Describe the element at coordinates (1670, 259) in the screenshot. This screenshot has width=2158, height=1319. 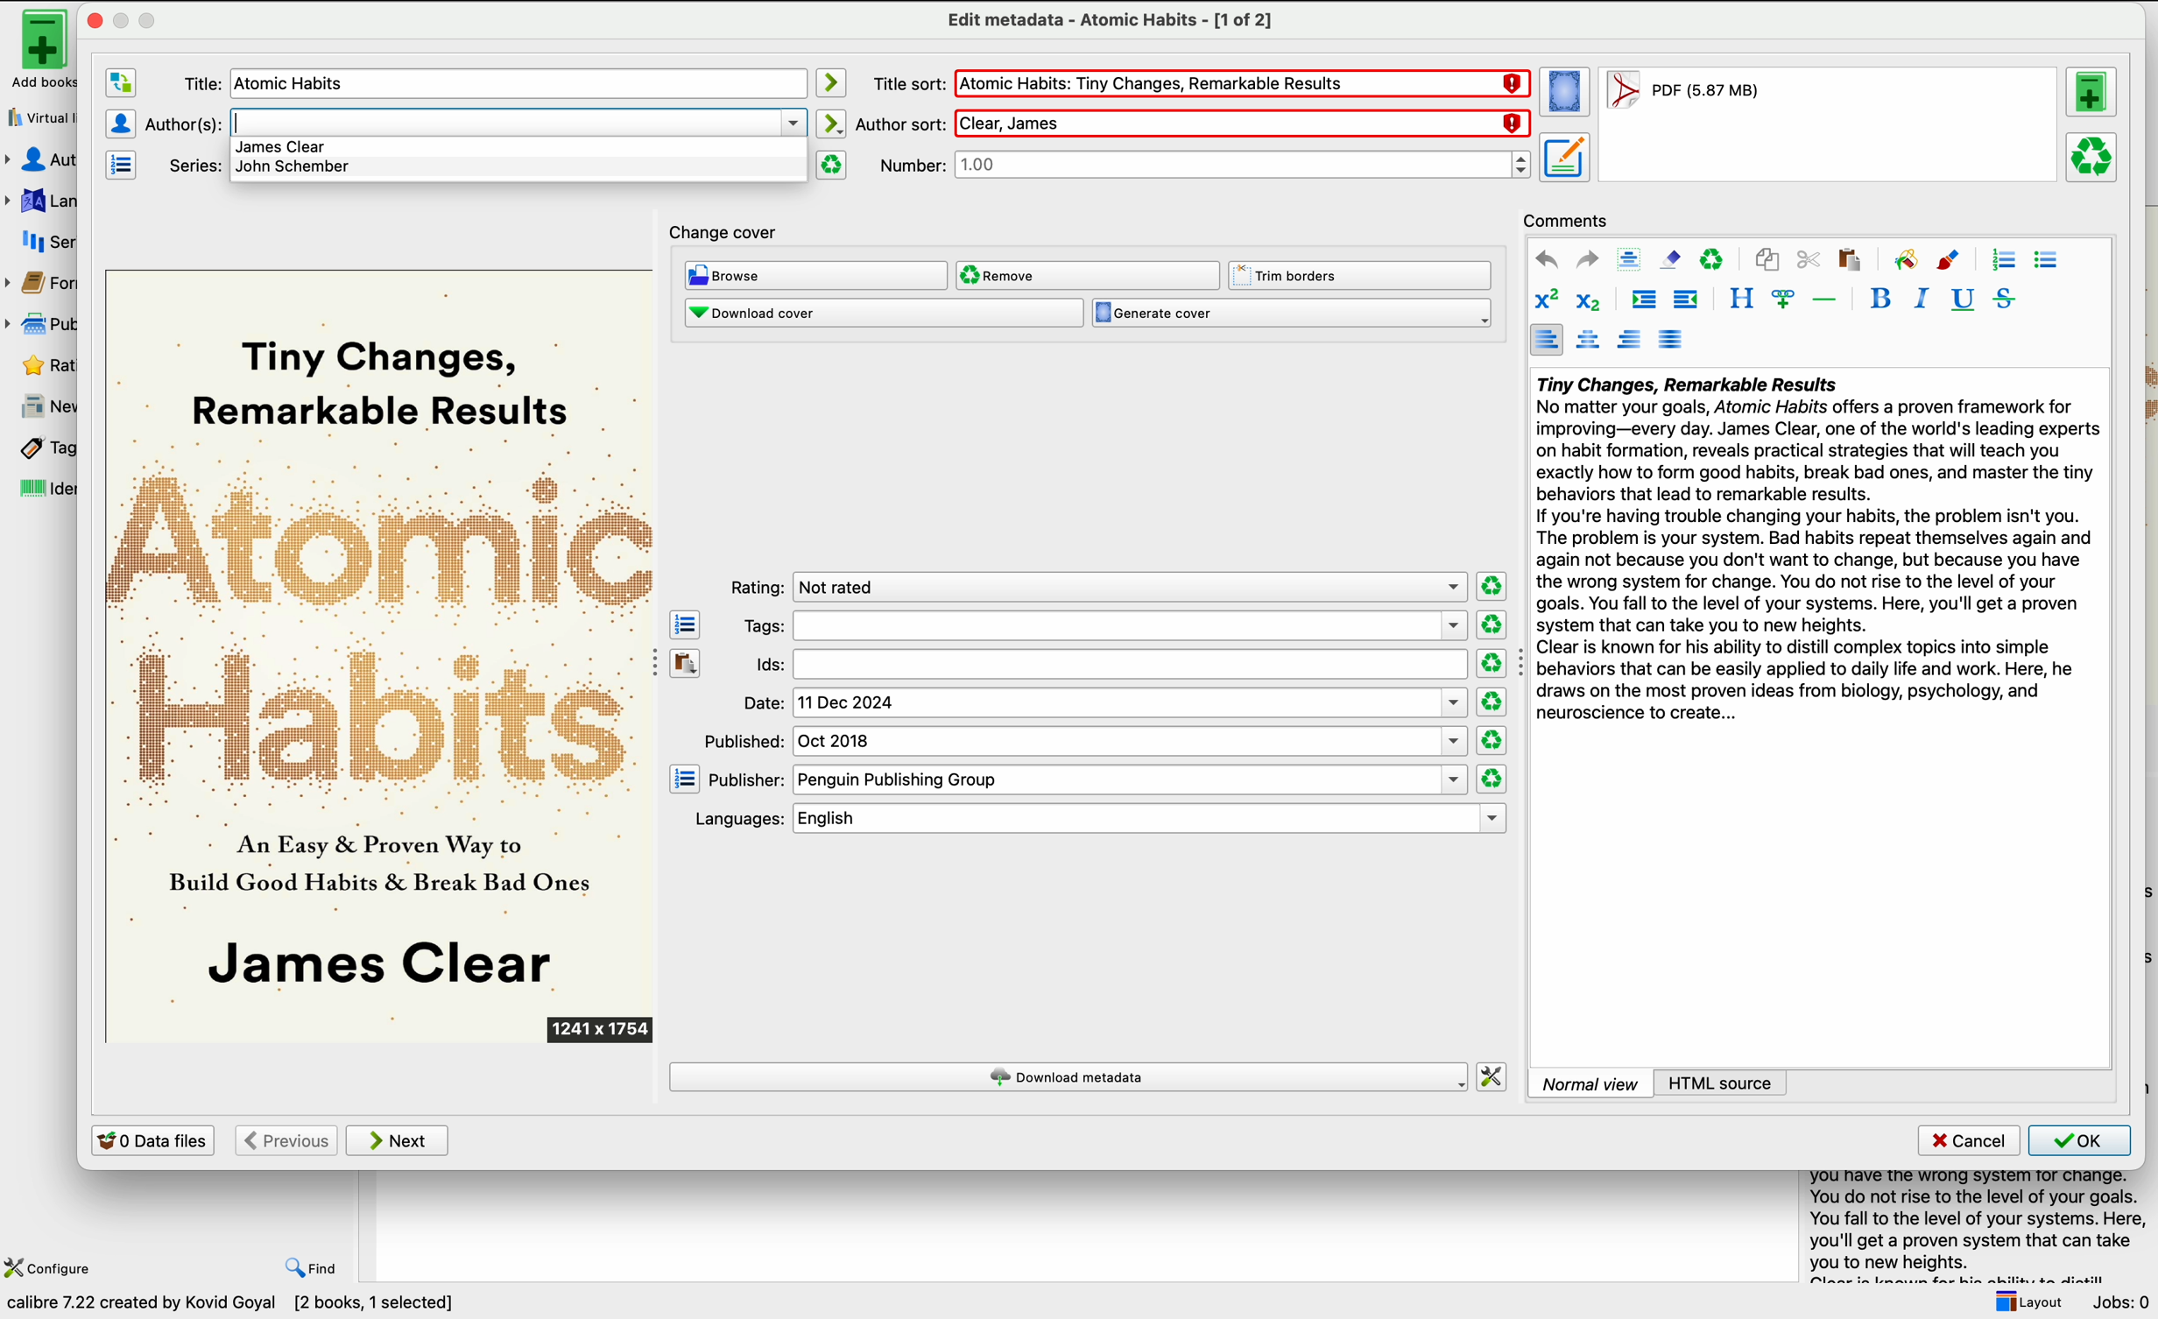
I see `remove formatting` at that location.